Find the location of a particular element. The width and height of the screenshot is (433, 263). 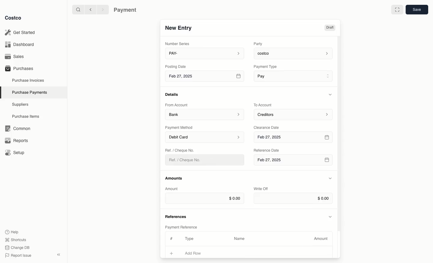

Ret. / Cheque No. is located at coordinates (180, 150).